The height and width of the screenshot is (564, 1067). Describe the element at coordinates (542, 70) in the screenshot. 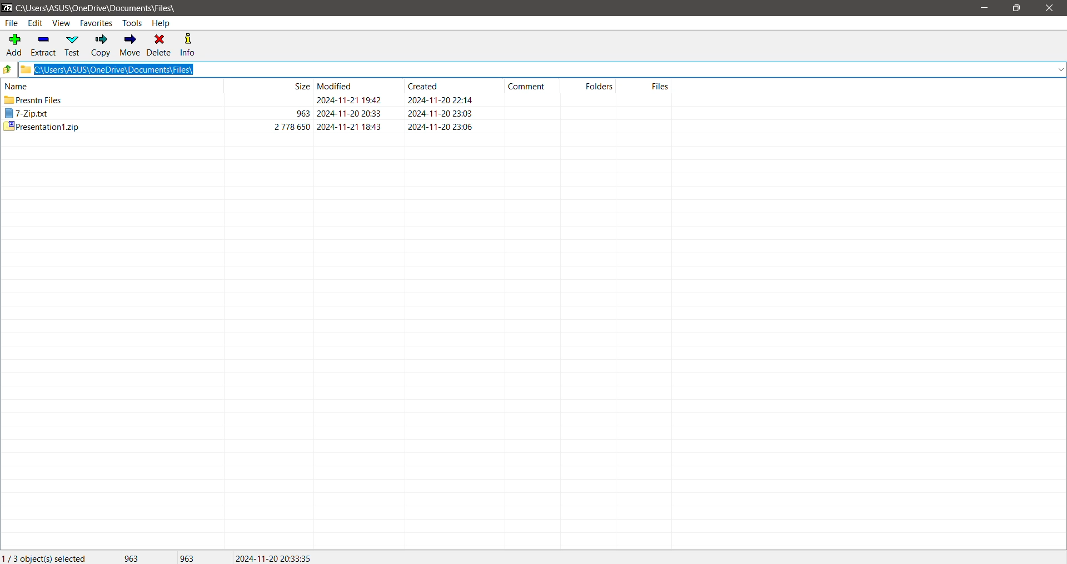

I see `Current Folder Path copied` at that location.